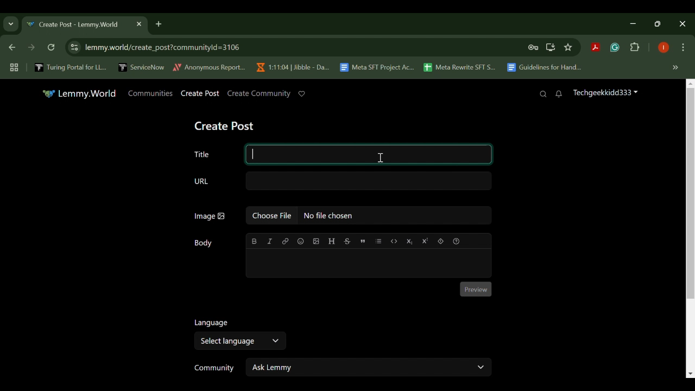 Image resolution: width=695 pixels, height=391 pixels. I want to click on Previous Page Dropdown Menu, so click(11, 24).